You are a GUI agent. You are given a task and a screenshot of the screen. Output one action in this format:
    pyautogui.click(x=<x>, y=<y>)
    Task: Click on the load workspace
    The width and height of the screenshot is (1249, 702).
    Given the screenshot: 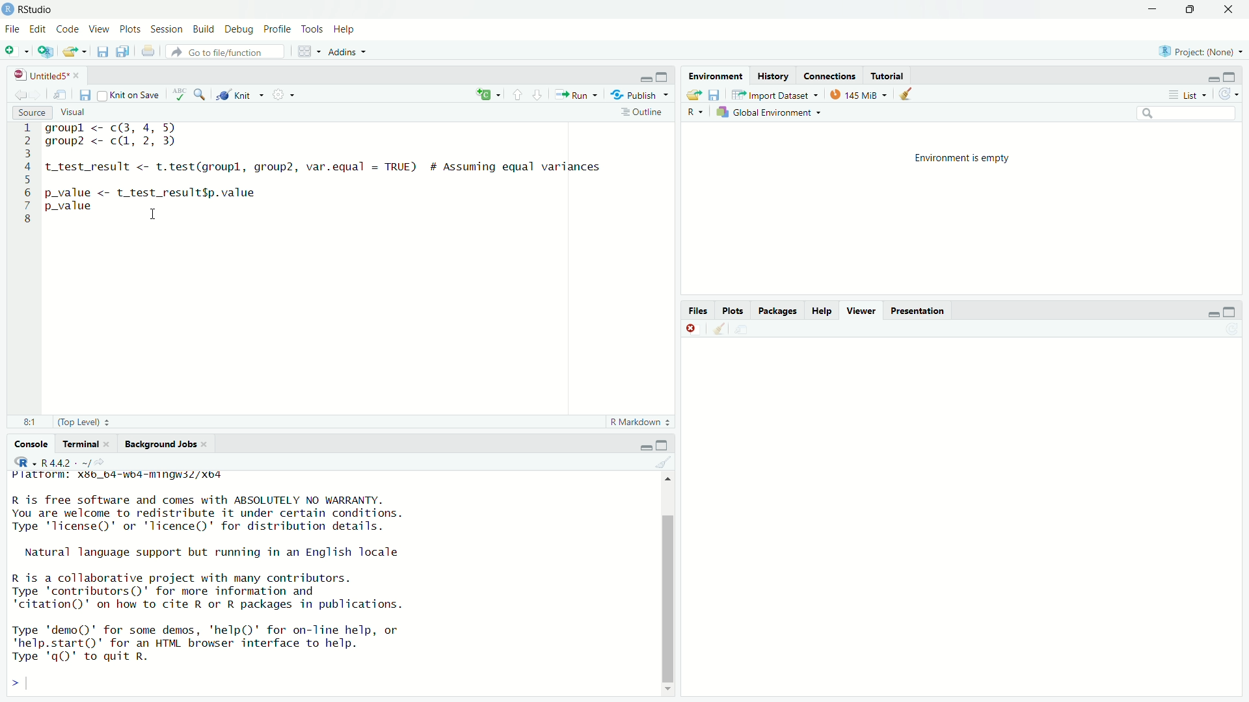 What is the action you would take?
    pyautogui.click(x=693, y=94)
    